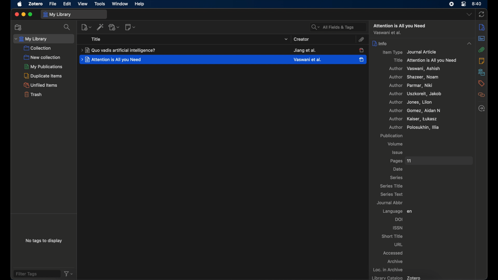 The width and height of the screenshot is (498, 280). I want to click on edit, so click(67, 4).